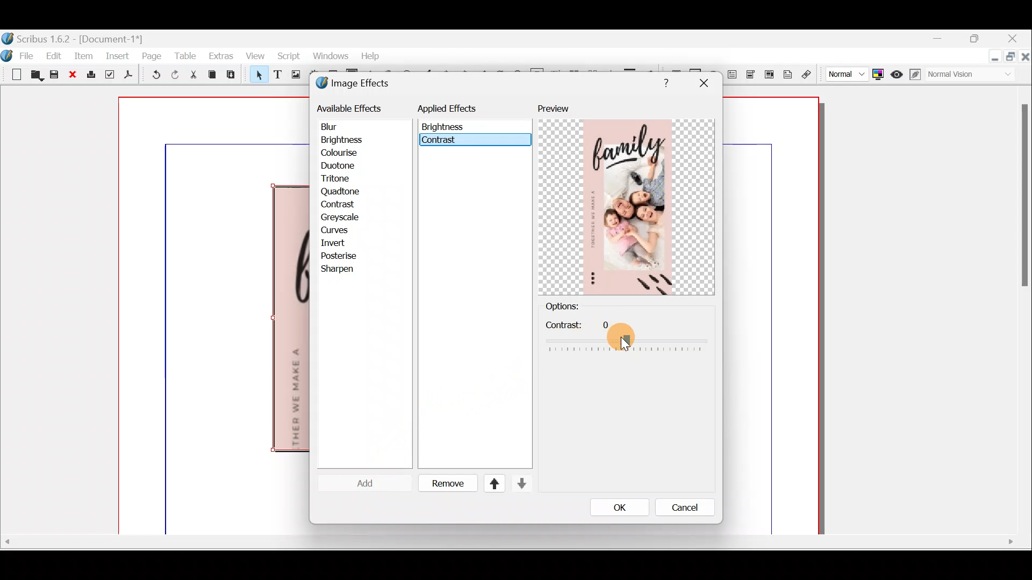 This screenshot has height=580, width=1032. What do you see at coordinates (337, 205) in the screenshot?
I see `Cursor` at bounding box center [337, 205].